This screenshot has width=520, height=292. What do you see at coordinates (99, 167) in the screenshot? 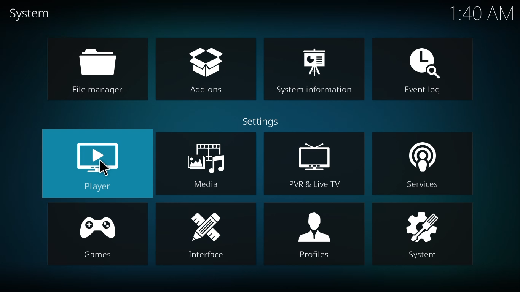
I see `player` at bounding box center [99, 167].